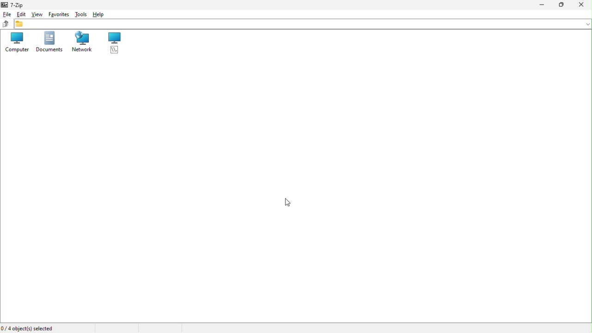 This screenshot has width=592, height=333. I want to click on Root, so click(115, 45).